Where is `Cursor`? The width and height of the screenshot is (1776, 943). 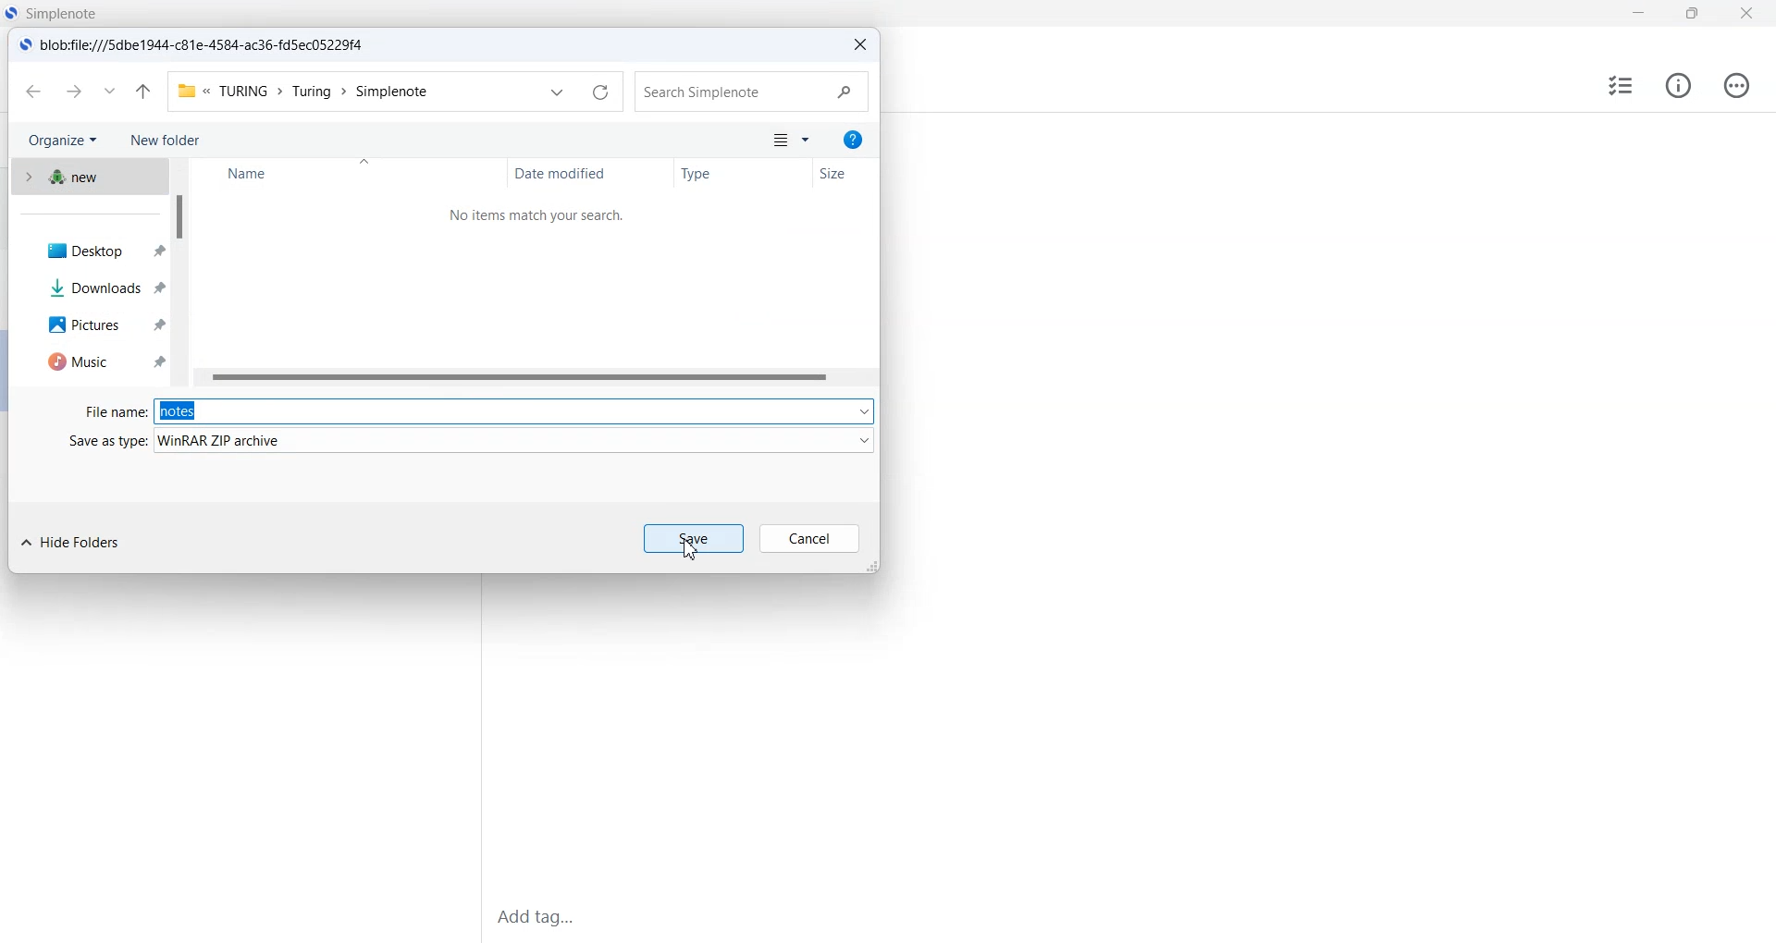
Cursor is located at coordinates (688, 547).